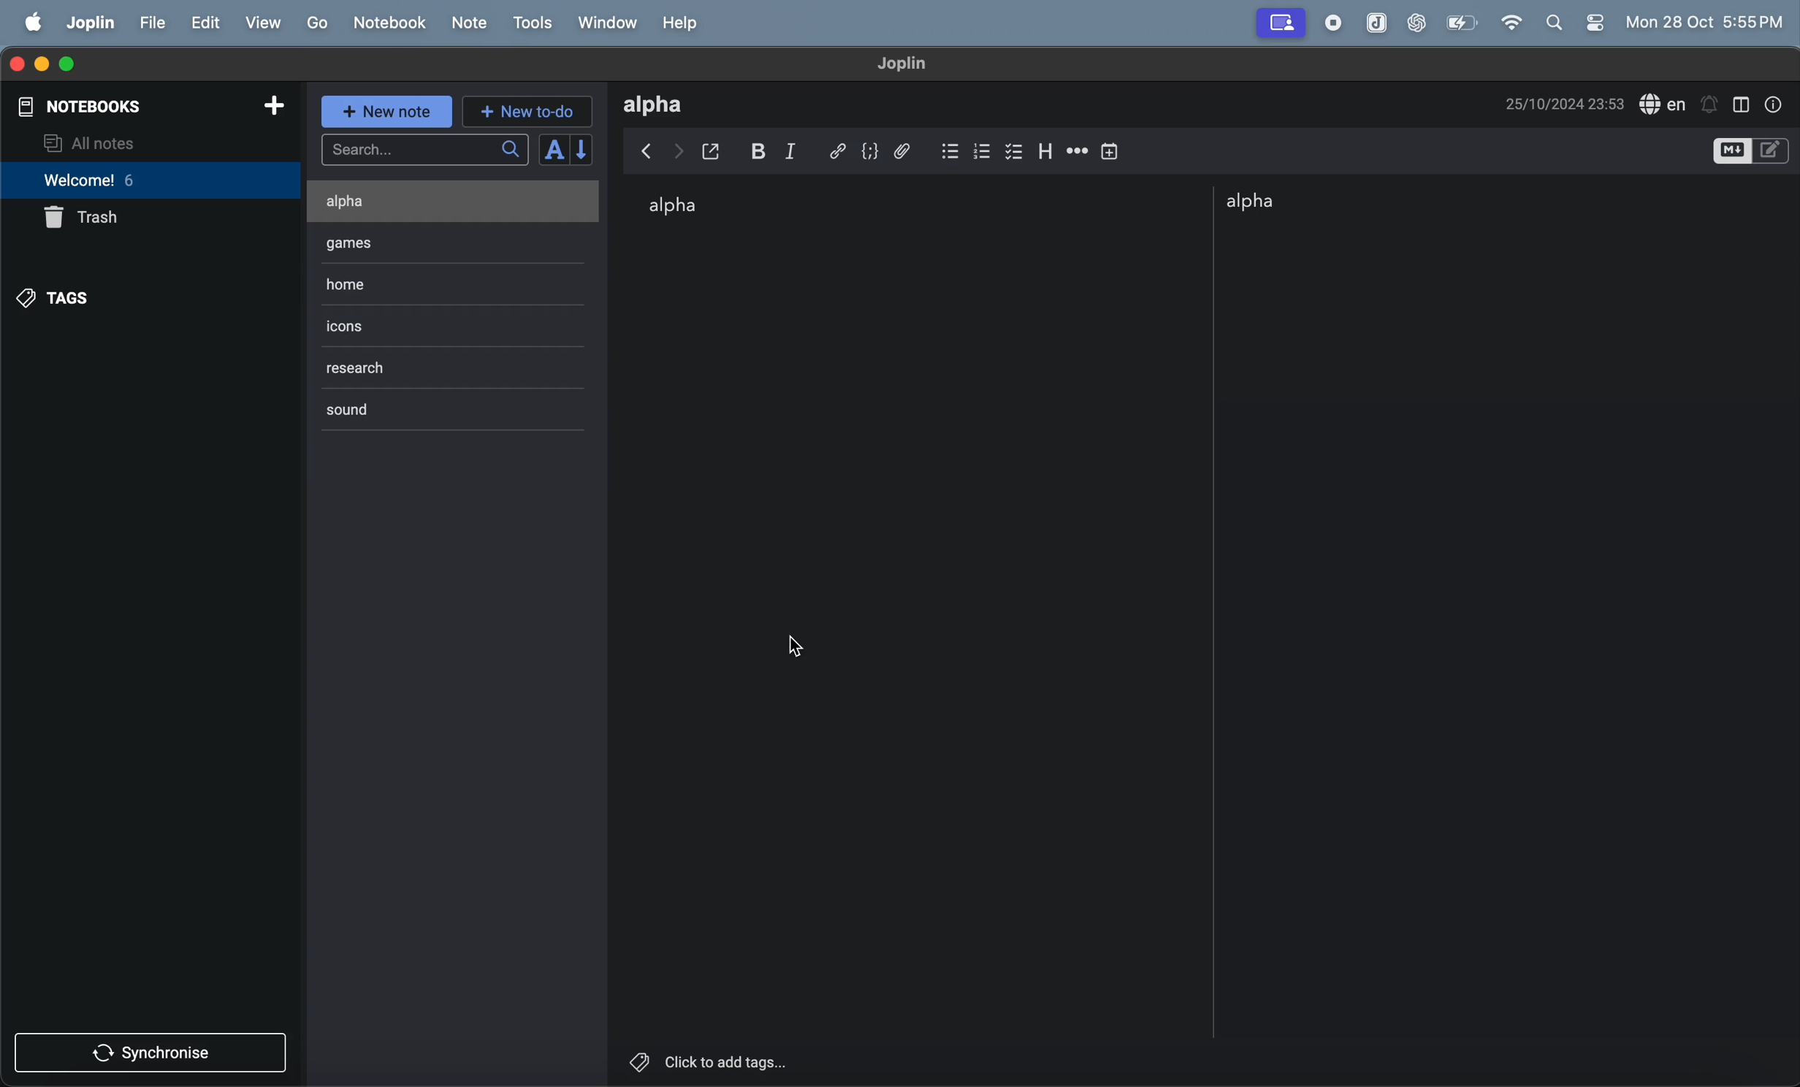 The width and height of the screenshot is (1800, 1087). I want to click on note aplha, so click(420, 200).